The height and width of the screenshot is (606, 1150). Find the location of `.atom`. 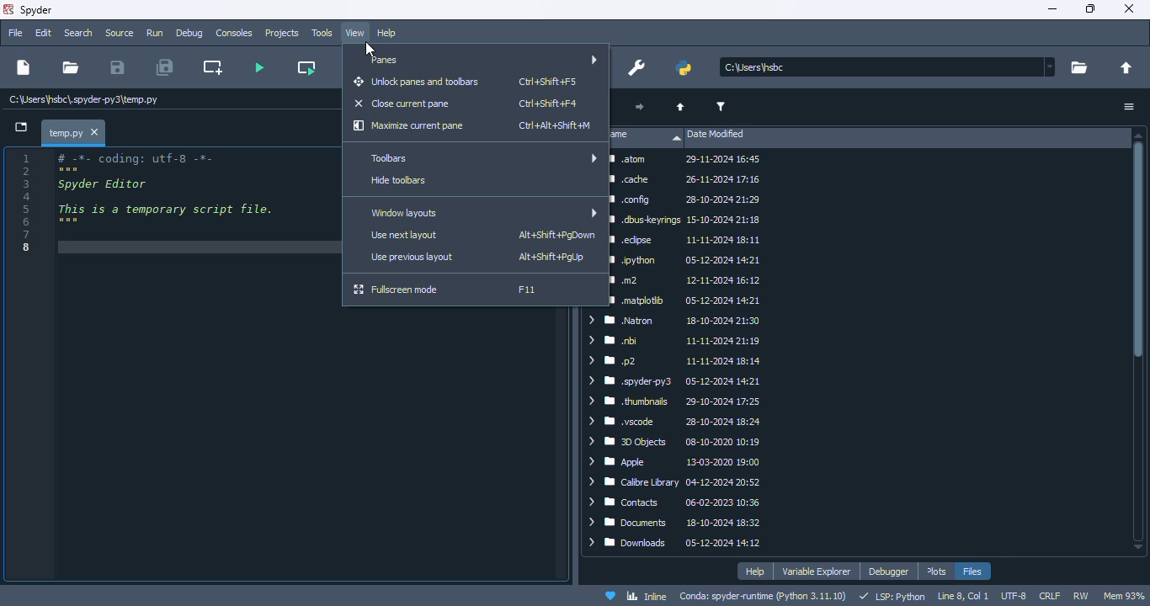

.atom is located at coordinates (689, 161).